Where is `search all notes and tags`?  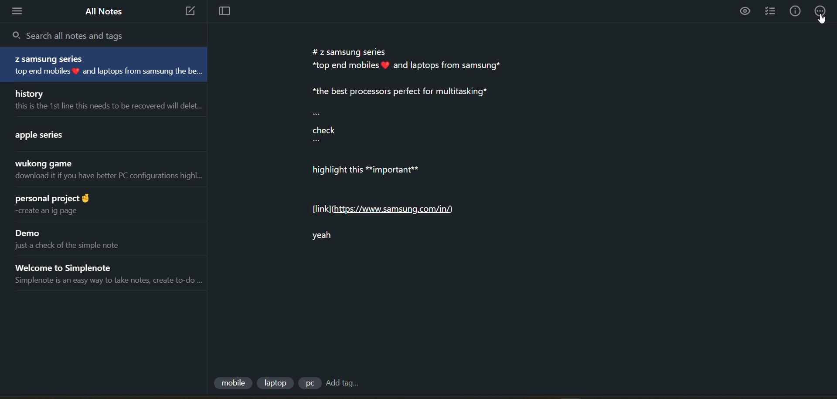
search all notes and tags is located at coordinates (74, 35).